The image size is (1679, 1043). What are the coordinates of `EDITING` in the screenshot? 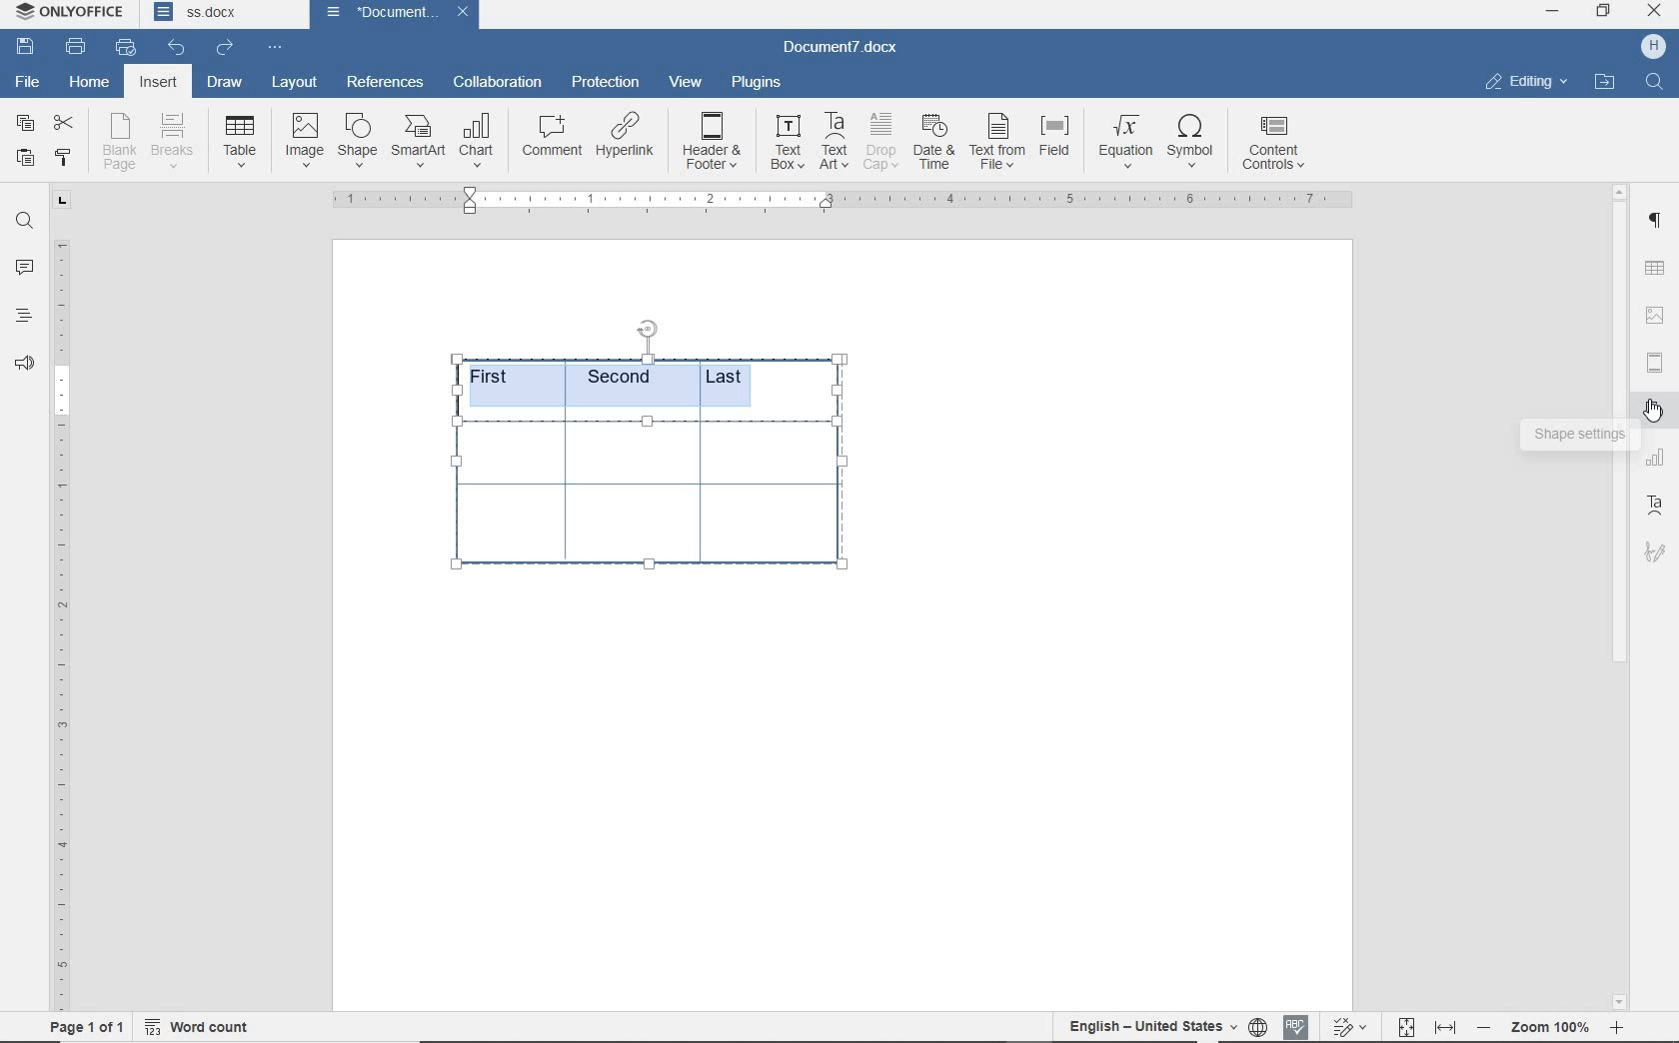 It's located at (1524, 81).